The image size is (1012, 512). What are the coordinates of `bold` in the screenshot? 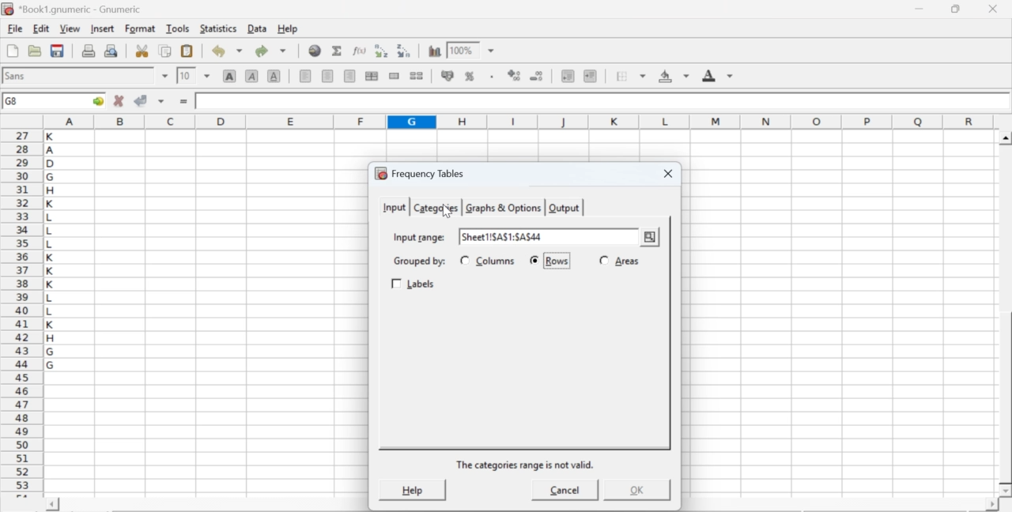 It's located at (230, 75).